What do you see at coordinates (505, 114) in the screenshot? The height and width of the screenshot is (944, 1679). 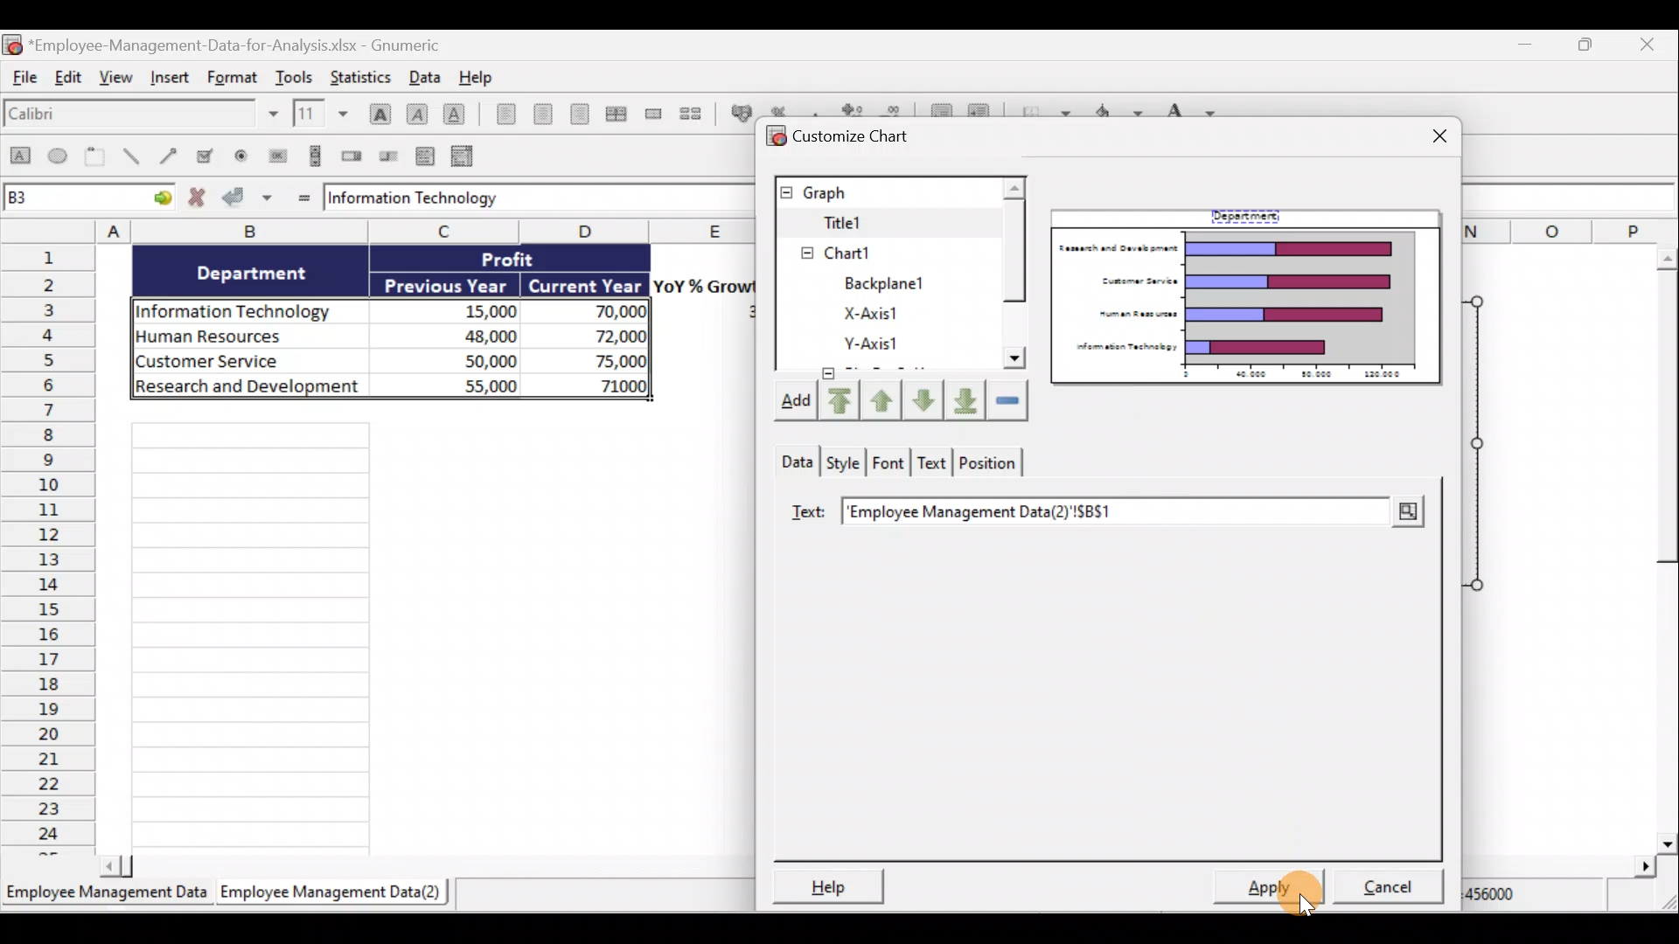 I see `Align left` at bounding box center [505, 114].